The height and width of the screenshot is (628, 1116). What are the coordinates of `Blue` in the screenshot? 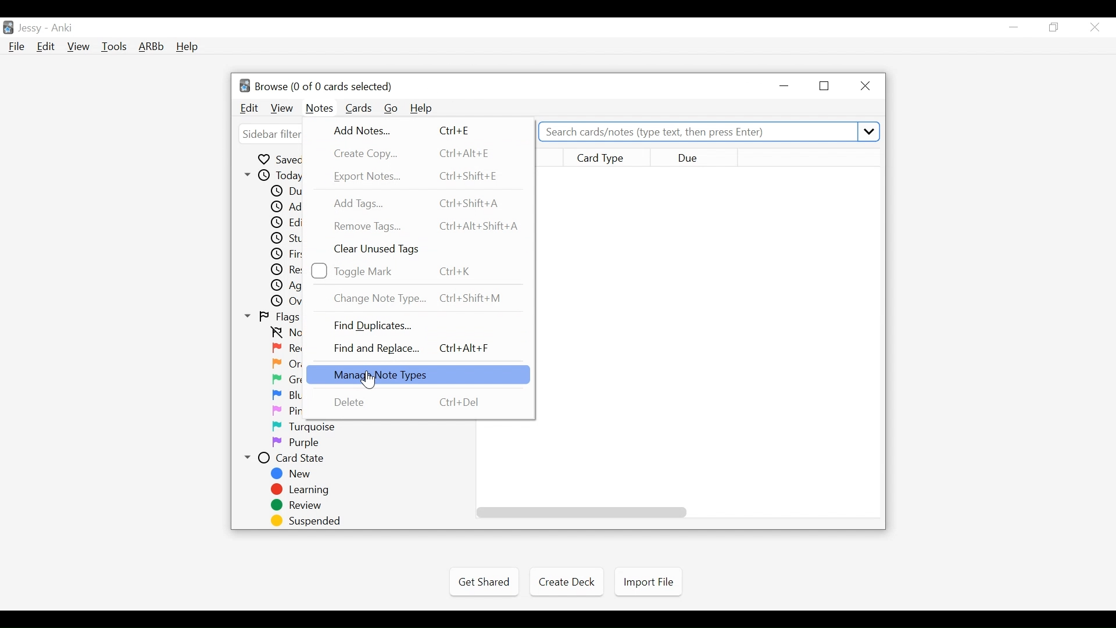 It's located at (285, 395).